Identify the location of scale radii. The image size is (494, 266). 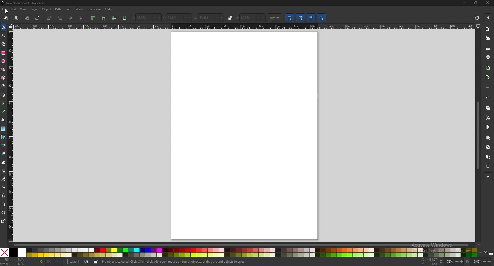
(300, 18).